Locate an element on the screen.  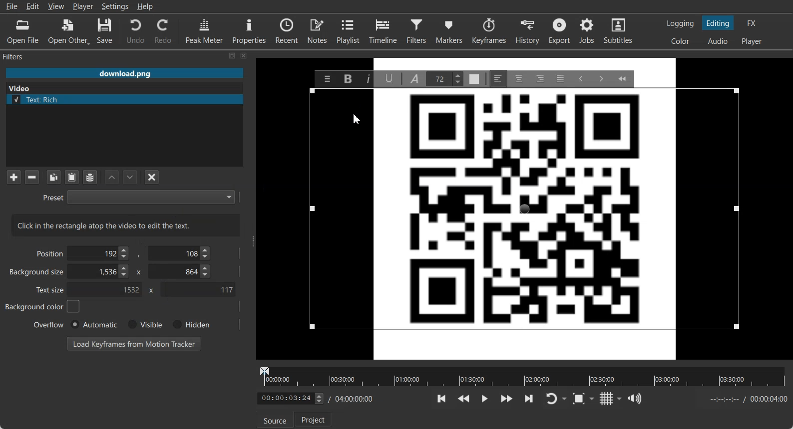
Open File is located at coordinates (23, 32).